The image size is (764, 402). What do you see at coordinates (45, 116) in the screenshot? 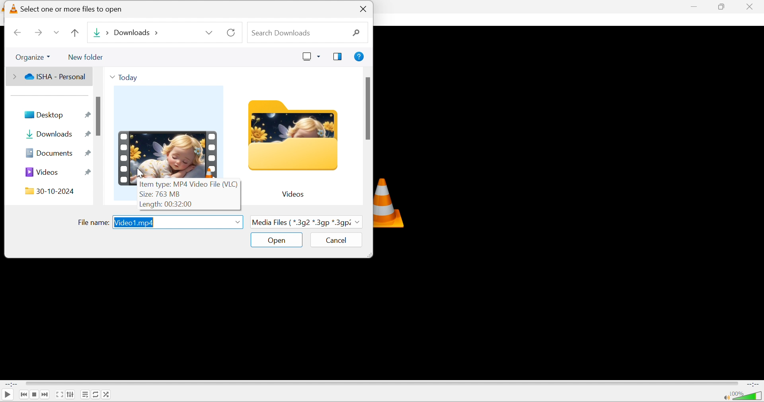
I see `Desktop` at bounding box center [45, 116].